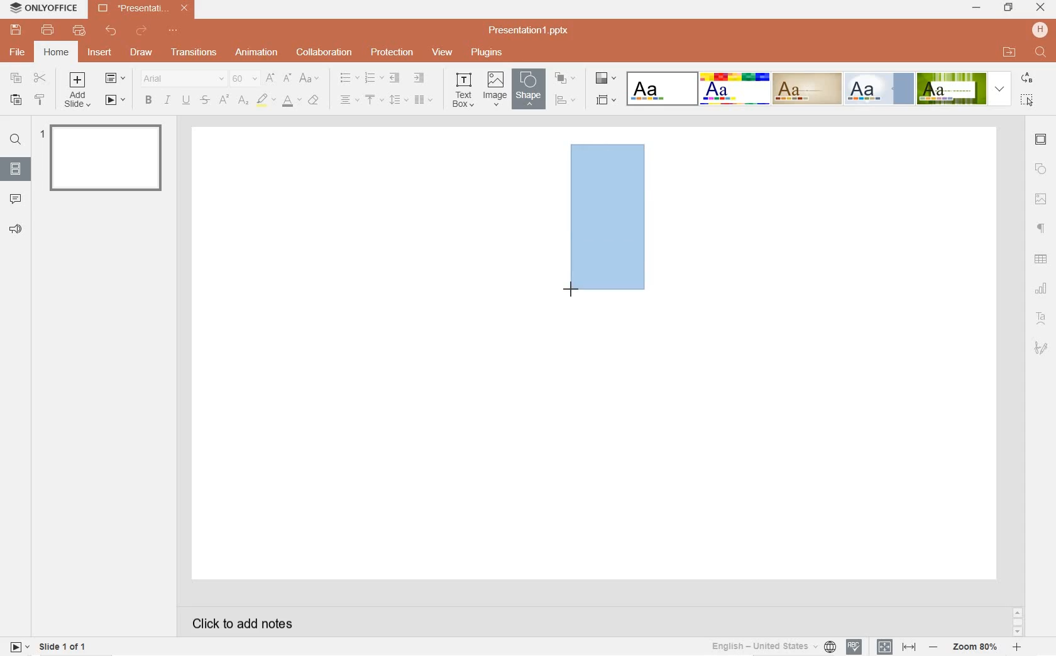 The width and height of the screenshot is (1056, 656). I want to click on redo, so click(142, 32).